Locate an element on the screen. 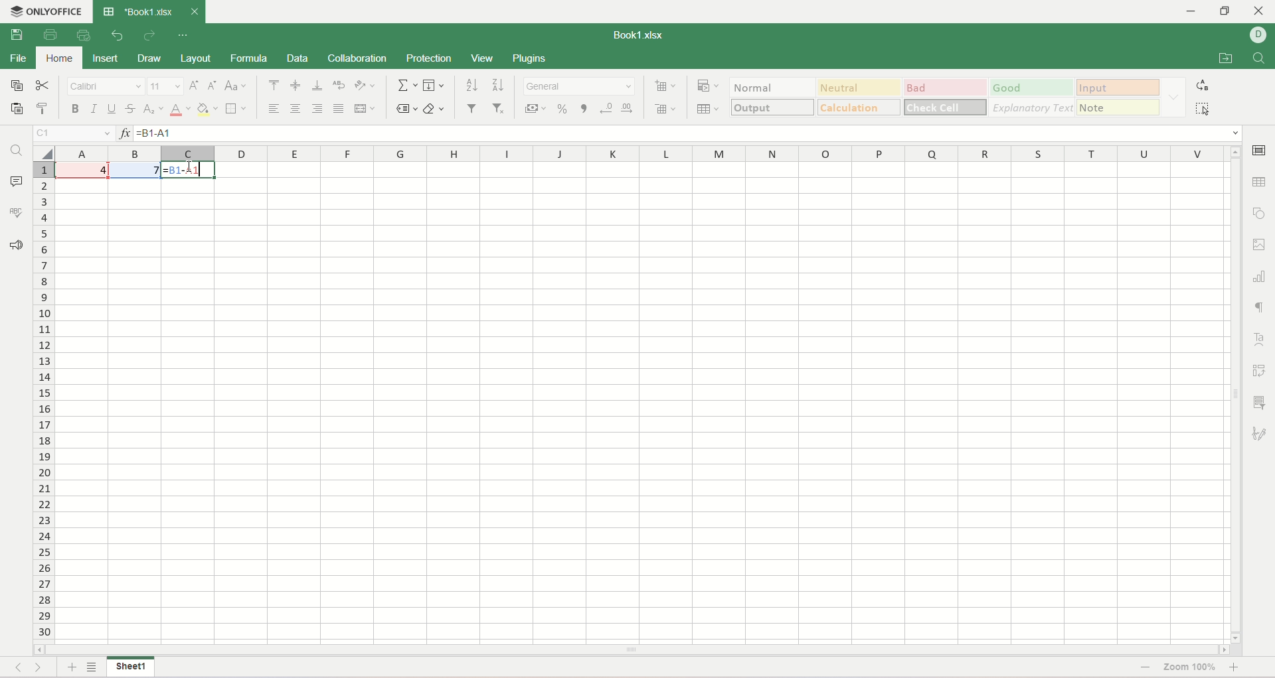 Image resolution: width=1275 pixels, height=678 pixels. redo is located at coordinates (149, 36).